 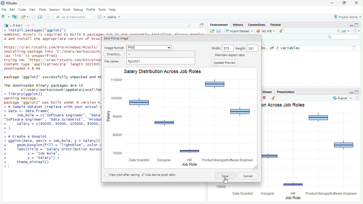 I want to click on save, so click(x=224, y=176).